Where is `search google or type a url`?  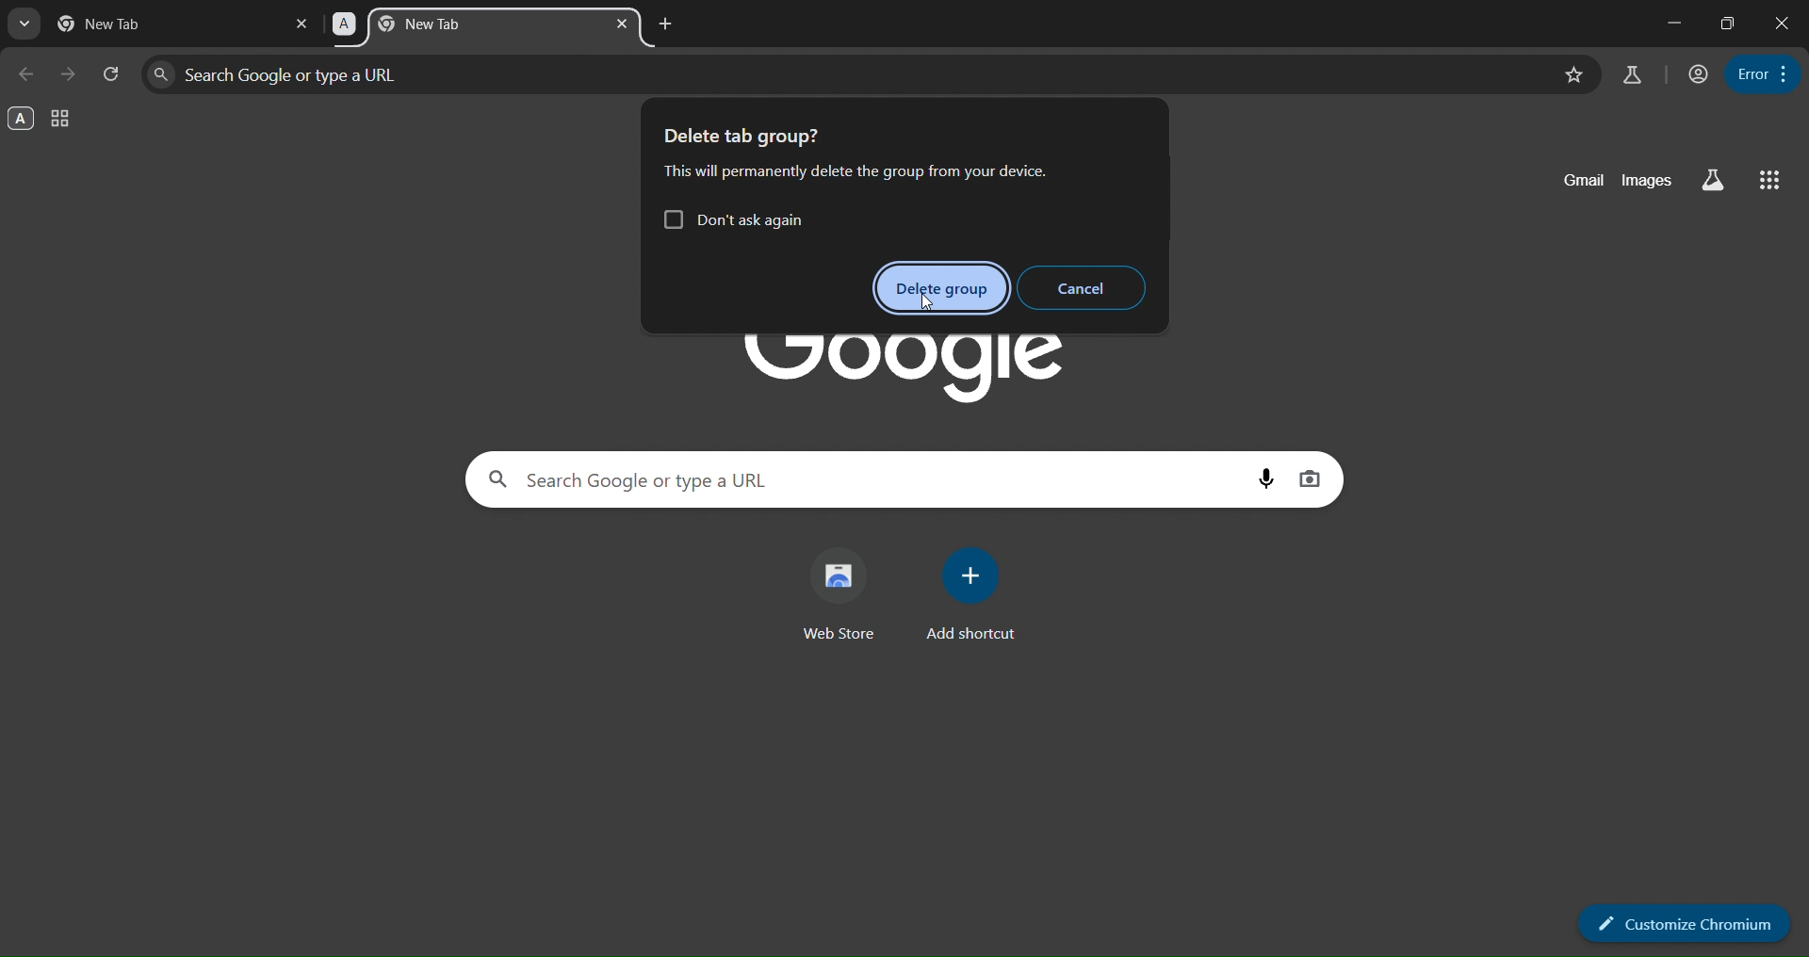 search google or type a url is located at coordinates (675, 477).